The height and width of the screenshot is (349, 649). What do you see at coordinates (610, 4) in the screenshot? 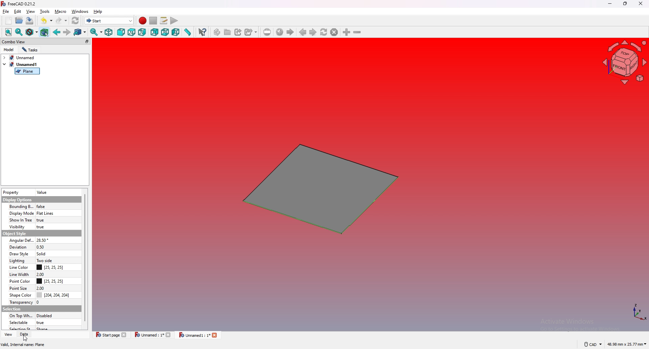
I see `minimize` at bounding box center [610, 4].